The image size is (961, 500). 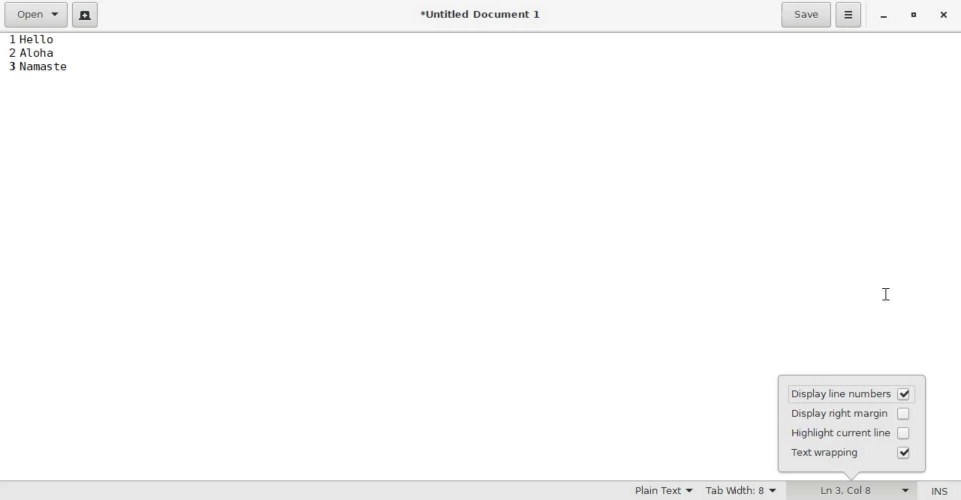 I want to click on Syntax Mode, so click(x=657, y=490).